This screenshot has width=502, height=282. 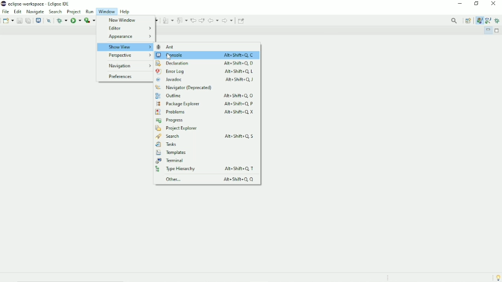 What do you see at coordinates (205, 80) in the screenshot?
I see `Javadoc` at bounding box center [205, 80].